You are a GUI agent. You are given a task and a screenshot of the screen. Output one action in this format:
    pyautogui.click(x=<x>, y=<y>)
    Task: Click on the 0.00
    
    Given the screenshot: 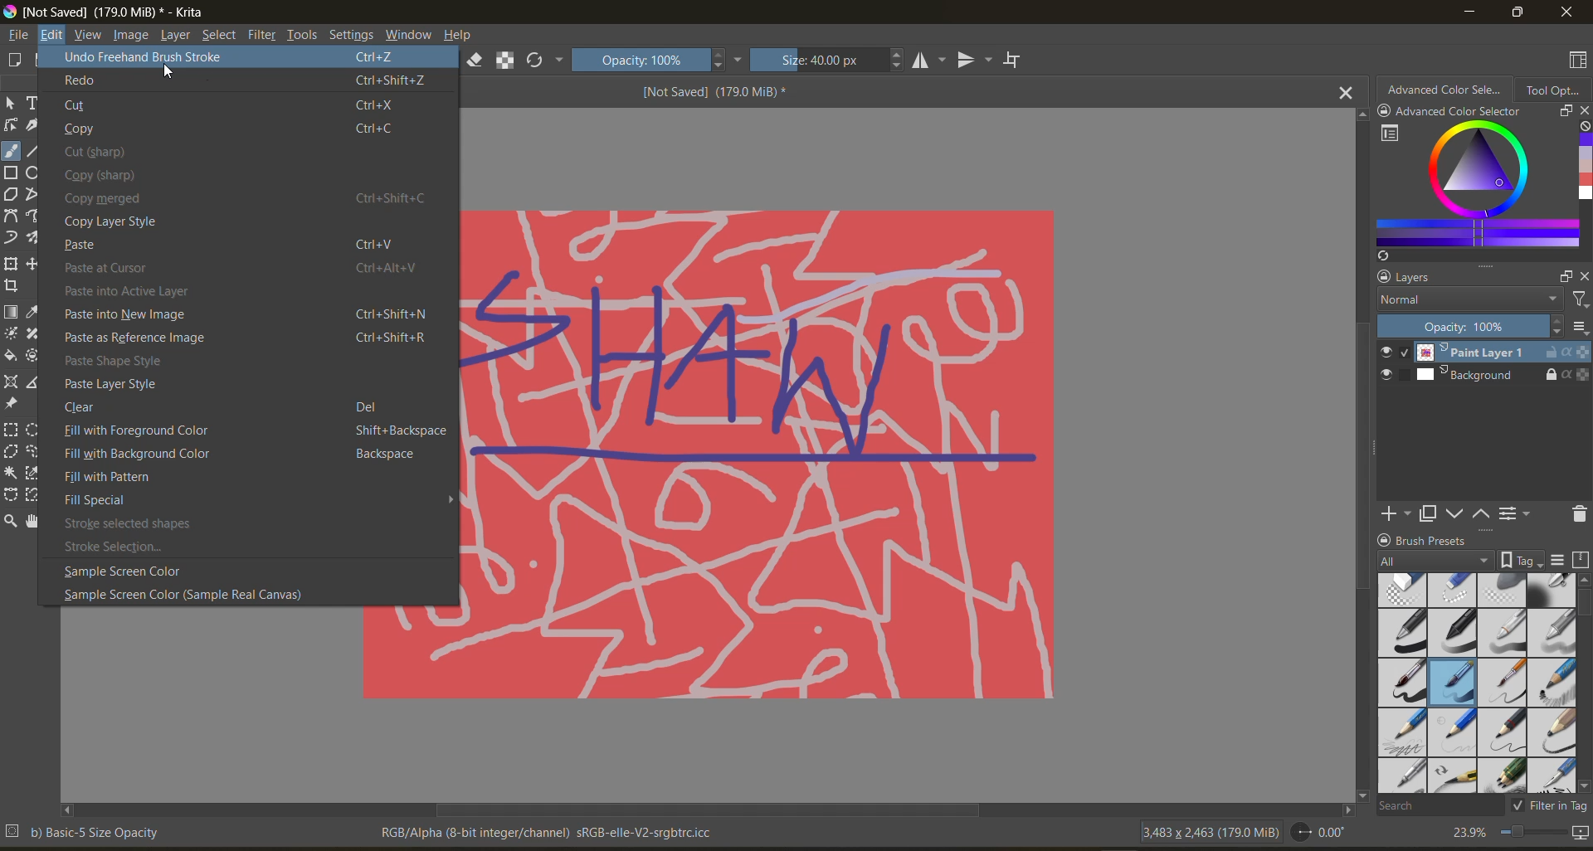 What is the action you would take?
    pyautogui.click(x=1324, y=833)
    